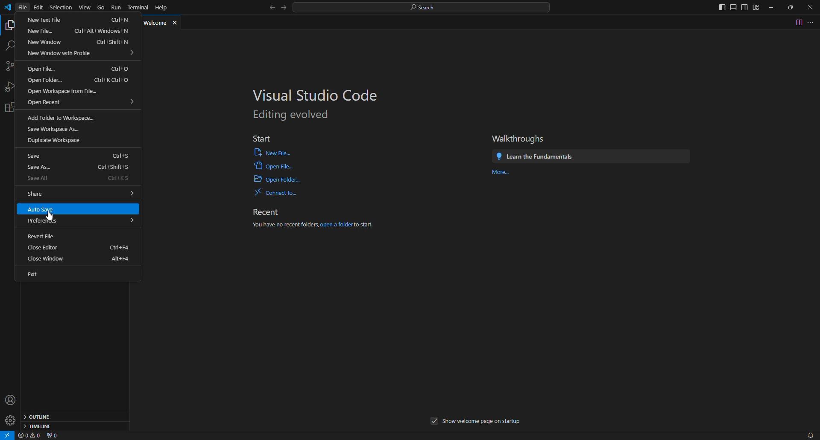 The width and height of the screenshot is (820, 440). What do you see at coordinates (43, 69) in the screenshot?
I see `open file` at bounding box center [43, 69].